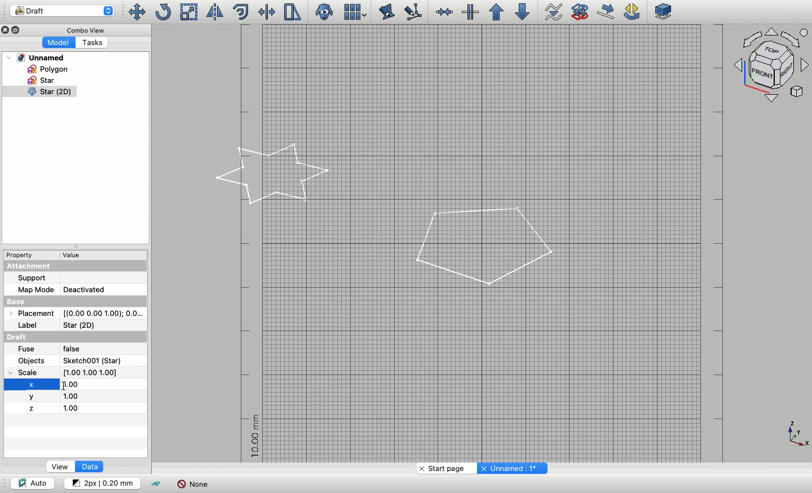  Describe the element at coordinates (46, 69) in the screenshot. I see `Polygon` at that location.